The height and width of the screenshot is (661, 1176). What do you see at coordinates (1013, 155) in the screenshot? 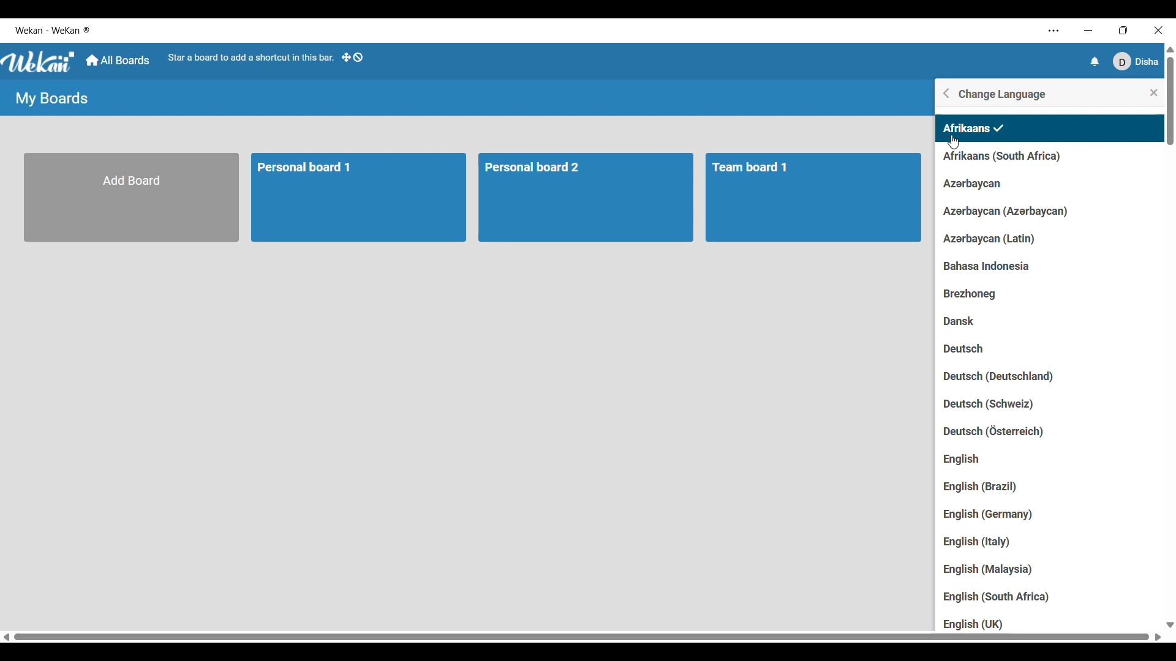
I see `Afrikaans (South Africa)` at bounding box center [1013, 155].